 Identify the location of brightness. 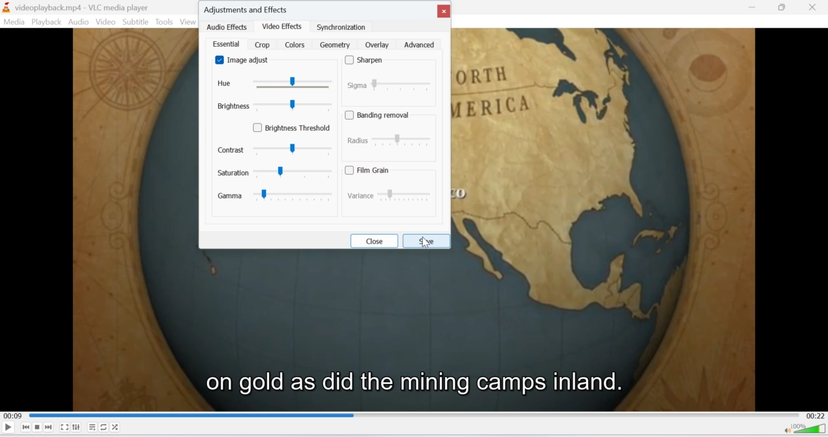
(271, 106).